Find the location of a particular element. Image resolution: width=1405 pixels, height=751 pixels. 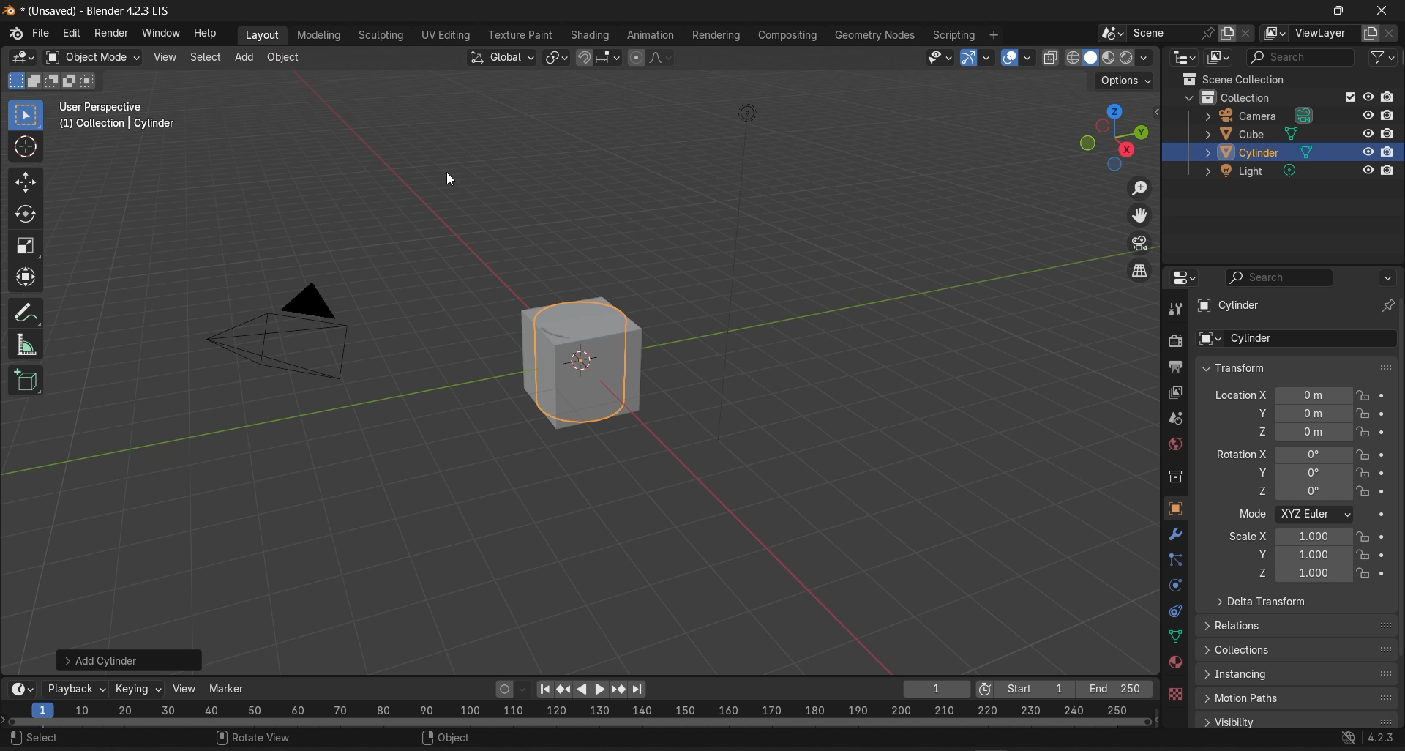

toggle pin ID is located at coordinates (1390, 305).